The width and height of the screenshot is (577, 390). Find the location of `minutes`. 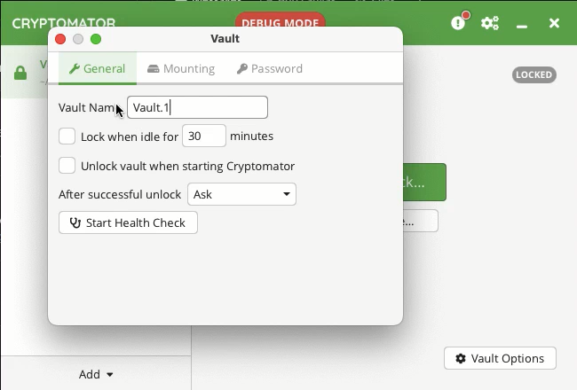

minutes is located at coordinates (256, 136).